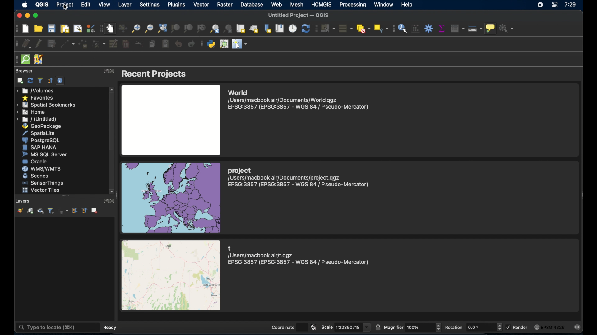 This screenshot has width=597, height=335. Describe the element at coordinates (104, 5) in the screenshot. I see `view` at that location.